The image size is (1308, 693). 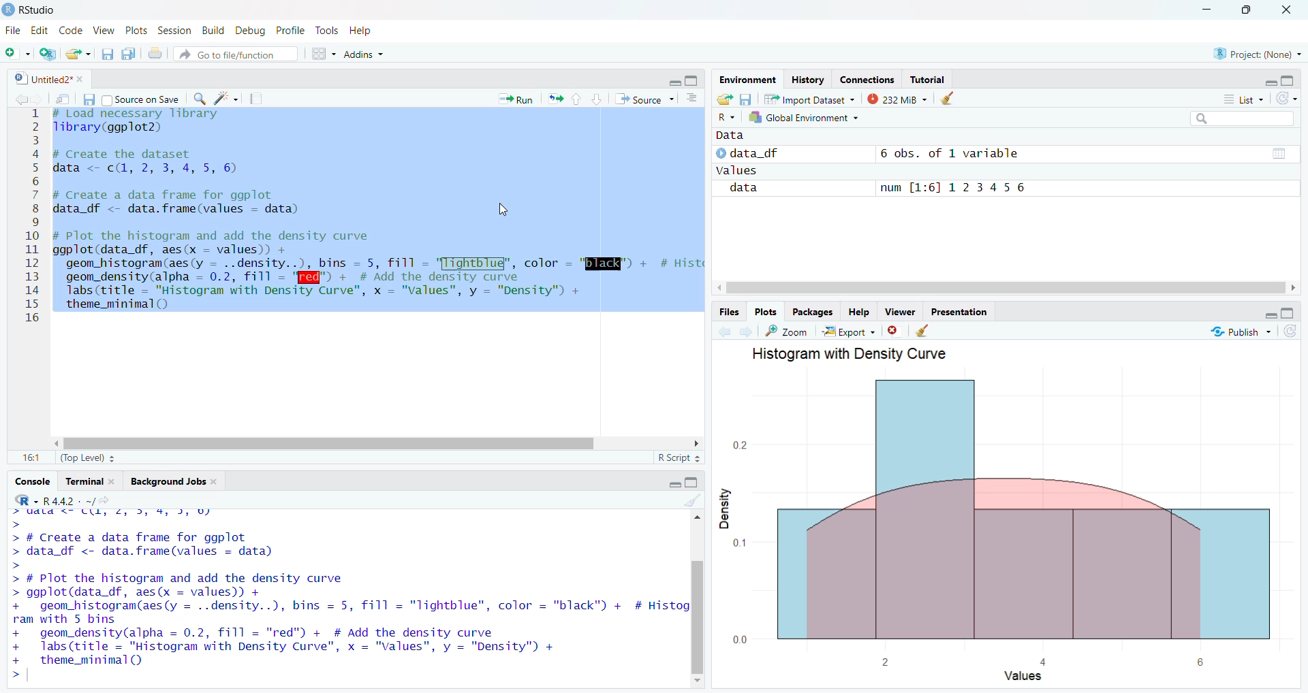 I want to click on density, so click(x=727, y=509).